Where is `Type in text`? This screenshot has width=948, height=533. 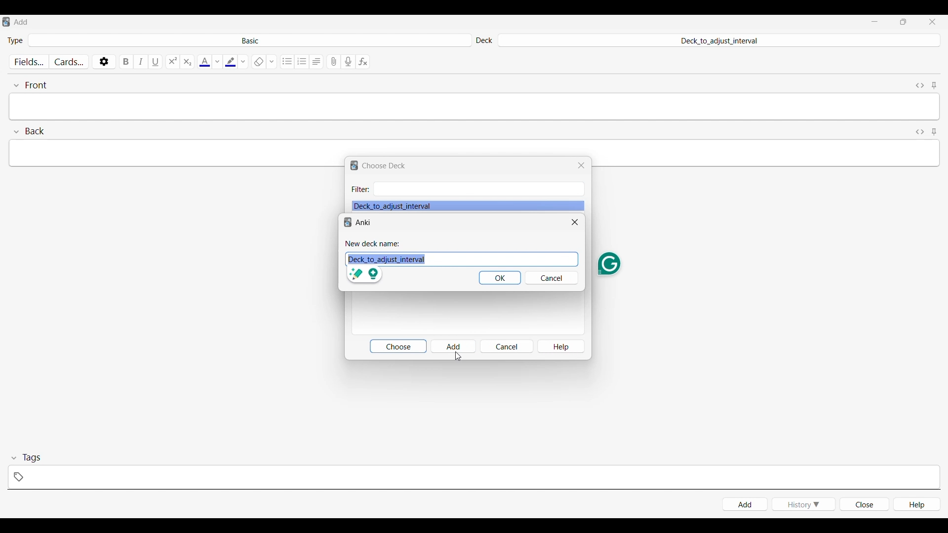
Type in text is located at coordinates (473, 147).